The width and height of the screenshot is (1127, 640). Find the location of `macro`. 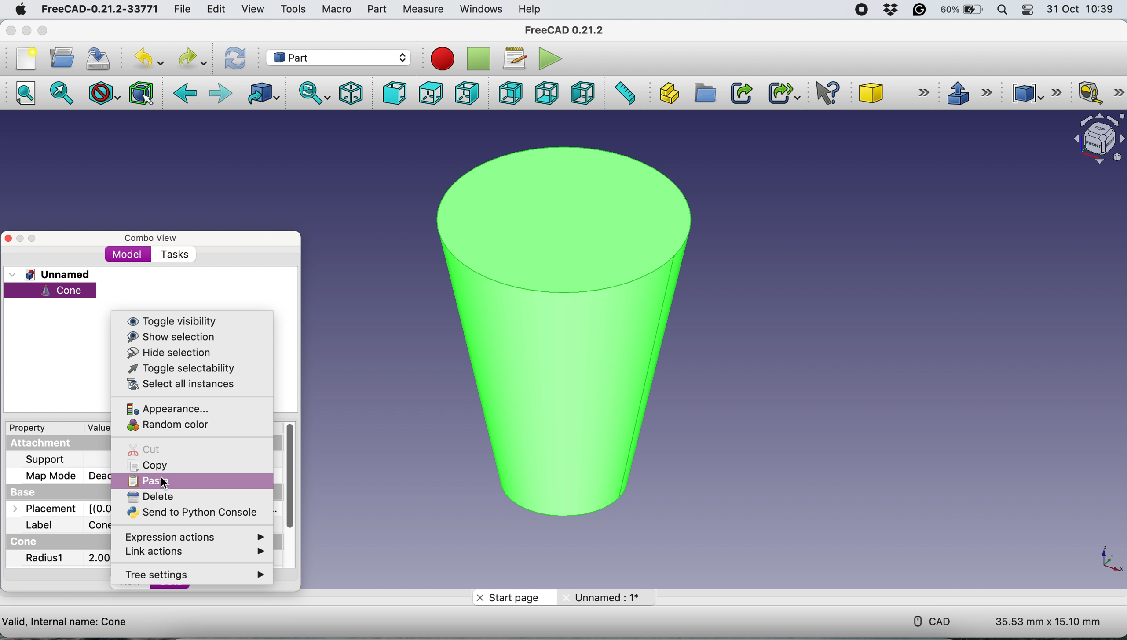

macro is located at coordinates (336, 9).